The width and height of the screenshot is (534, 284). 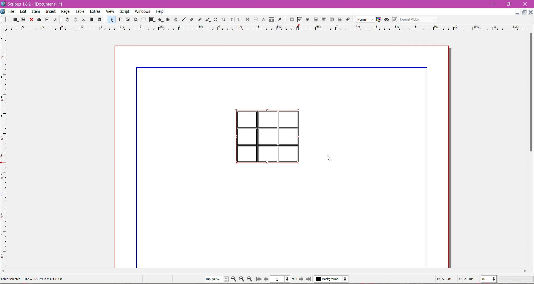 What do you see at coordinates (144, 19) in the screenshot?
I see `Tables` at bounding box center [144, 19].